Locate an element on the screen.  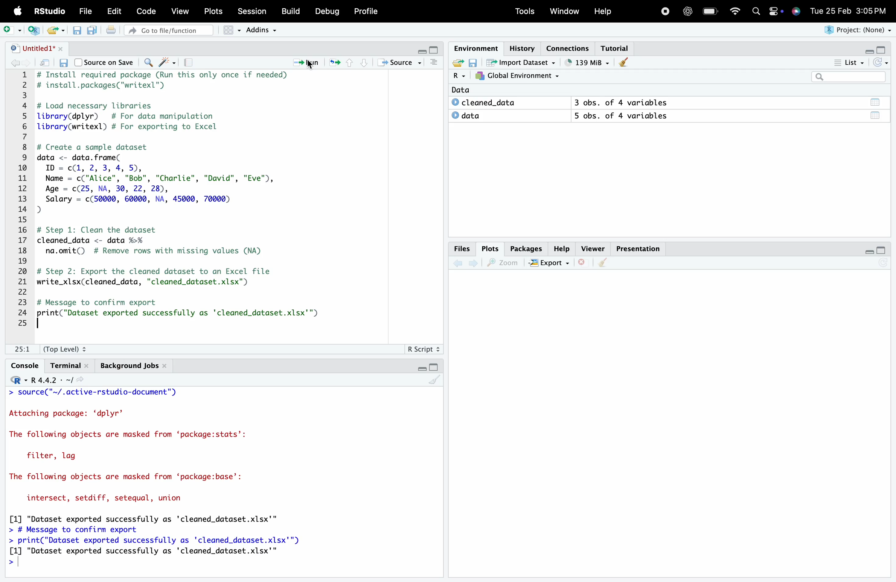
File is located at coordinates (87, 12).